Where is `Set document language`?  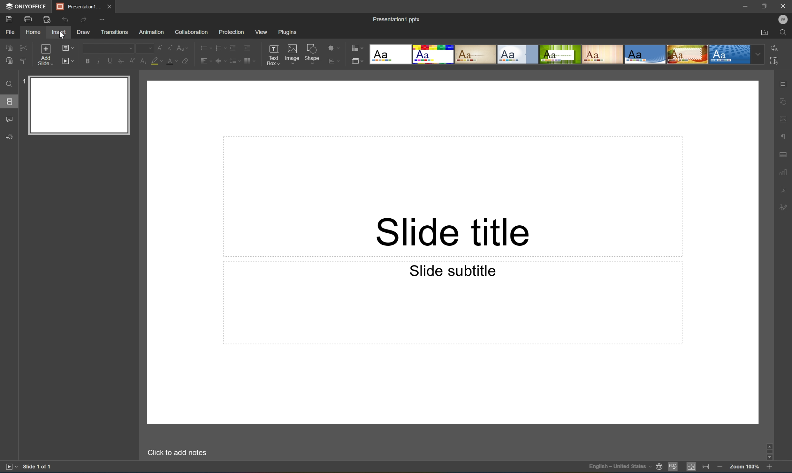 Set document language is located at coordinates (659, 468).